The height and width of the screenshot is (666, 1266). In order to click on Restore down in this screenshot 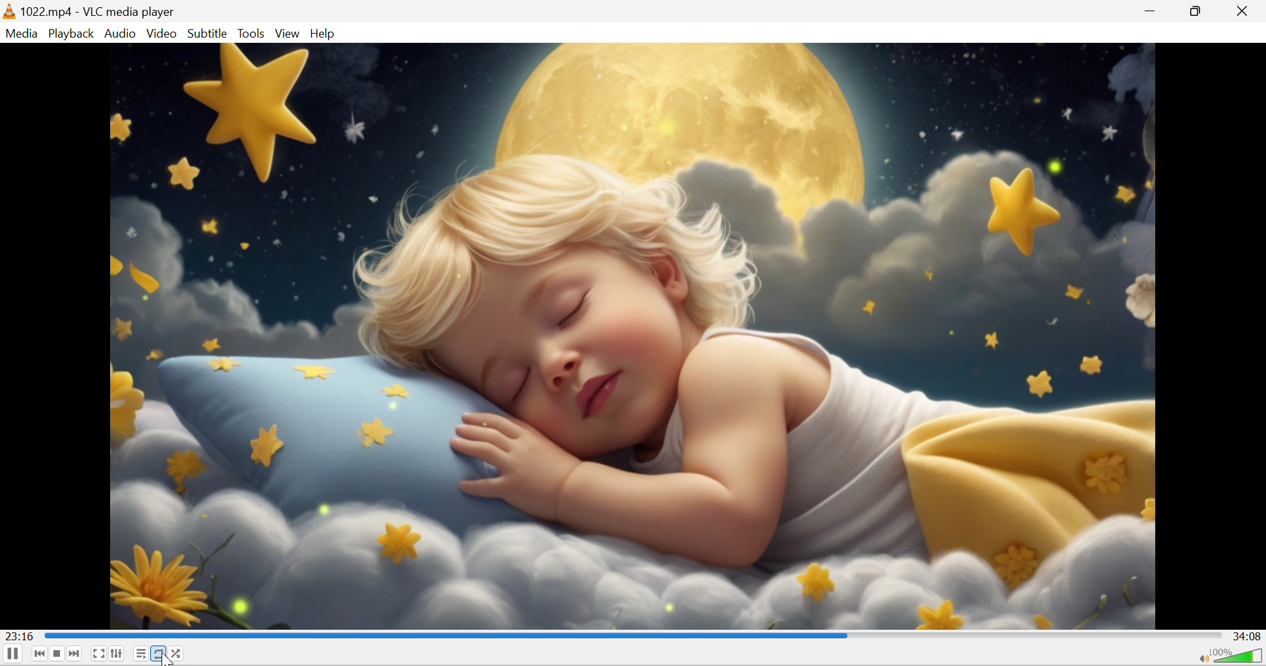, I will do `click(1195, 10)`.